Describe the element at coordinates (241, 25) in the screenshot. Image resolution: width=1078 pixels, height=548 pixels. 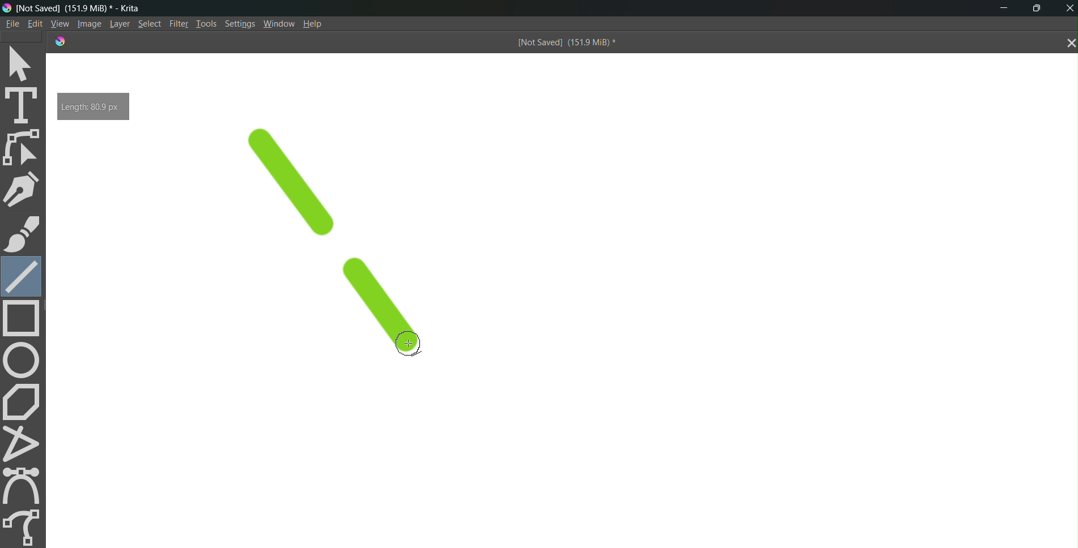
I see `Settings` at that location.